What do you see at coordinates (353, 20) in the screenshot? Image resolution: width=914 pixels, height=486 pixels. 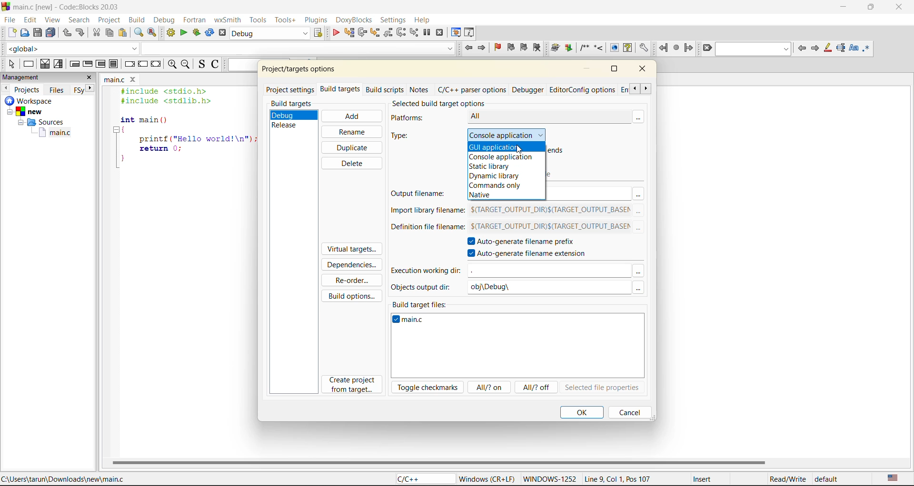 I see `doxyblocks` at bounding box center [353, 20].